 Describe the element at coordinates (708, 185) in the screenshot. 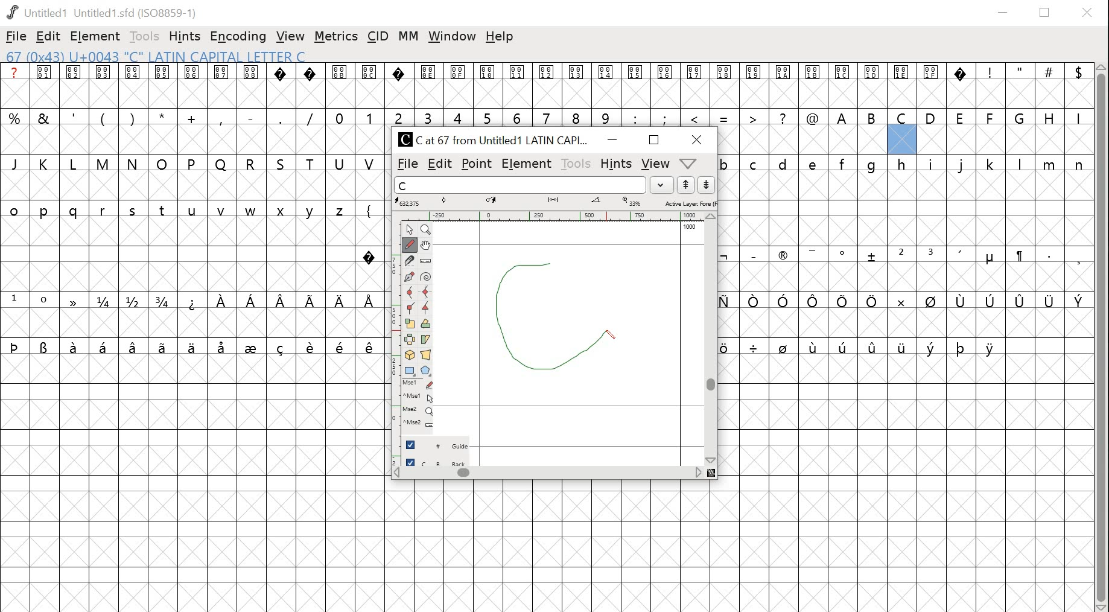

I see `down` at that location.